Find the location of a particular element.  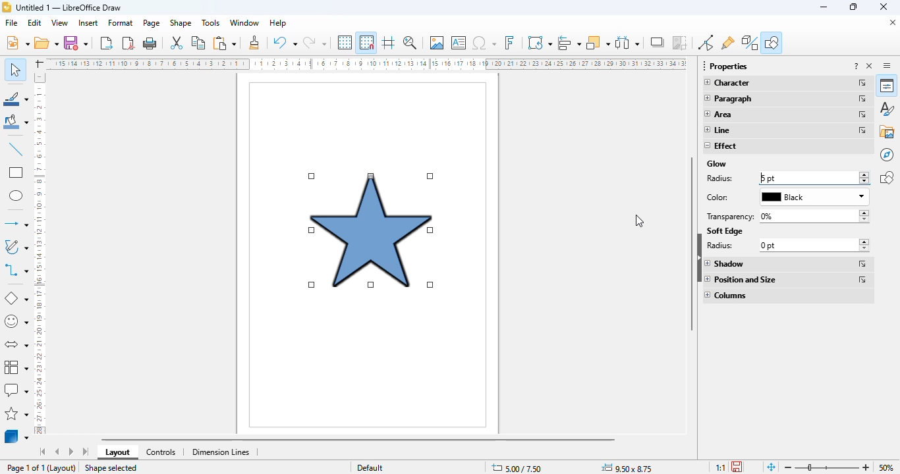

ellipse is located at coordinates (16, 196).